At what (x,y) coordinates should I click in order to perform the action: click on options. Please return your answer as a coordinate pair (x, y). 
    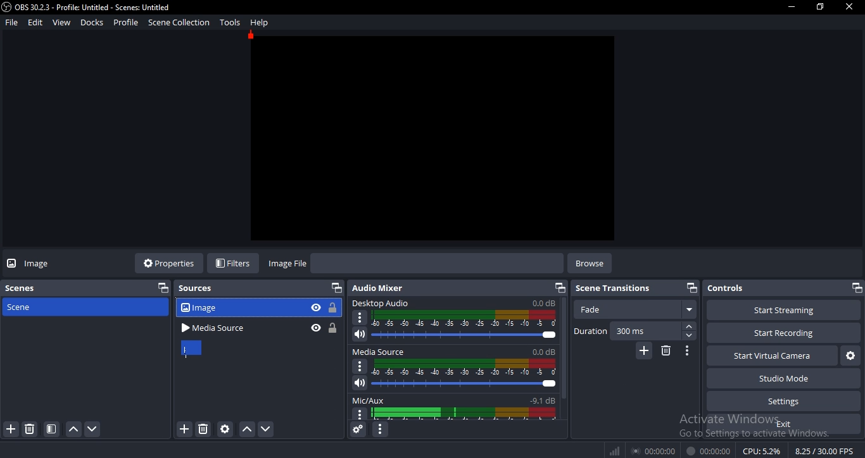
    Looking at the image, I should click on (360, 414).